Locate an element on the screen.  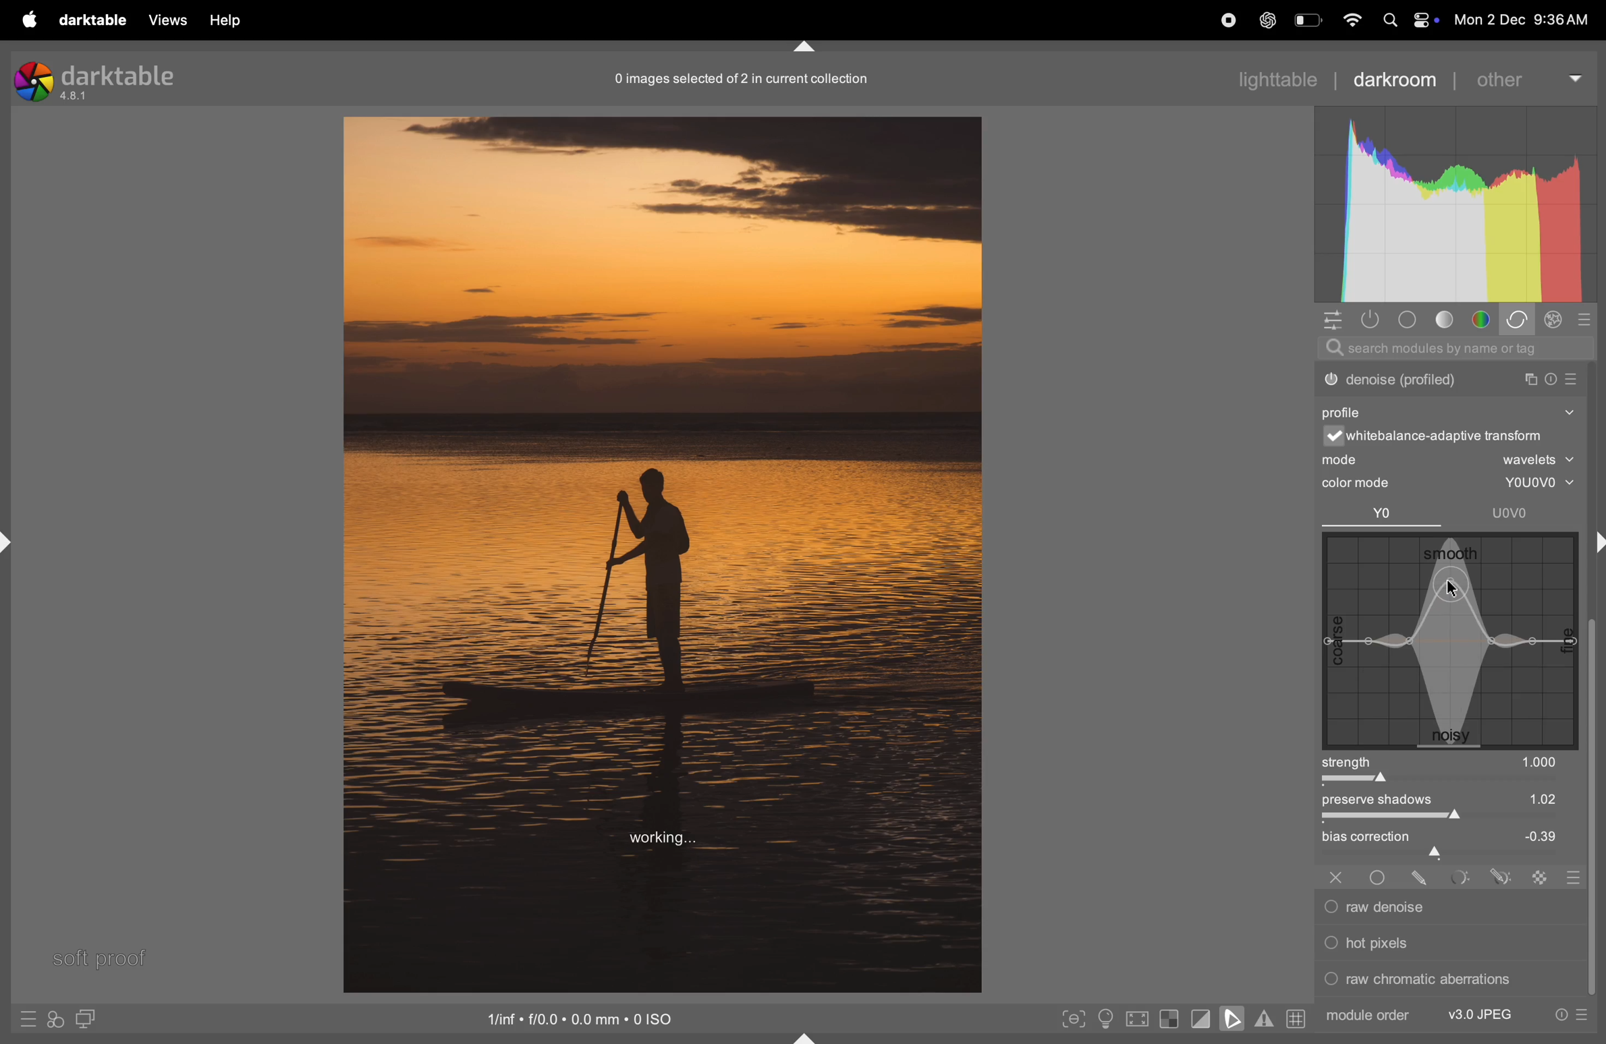
color mode is located at coordinates (1369, 484).